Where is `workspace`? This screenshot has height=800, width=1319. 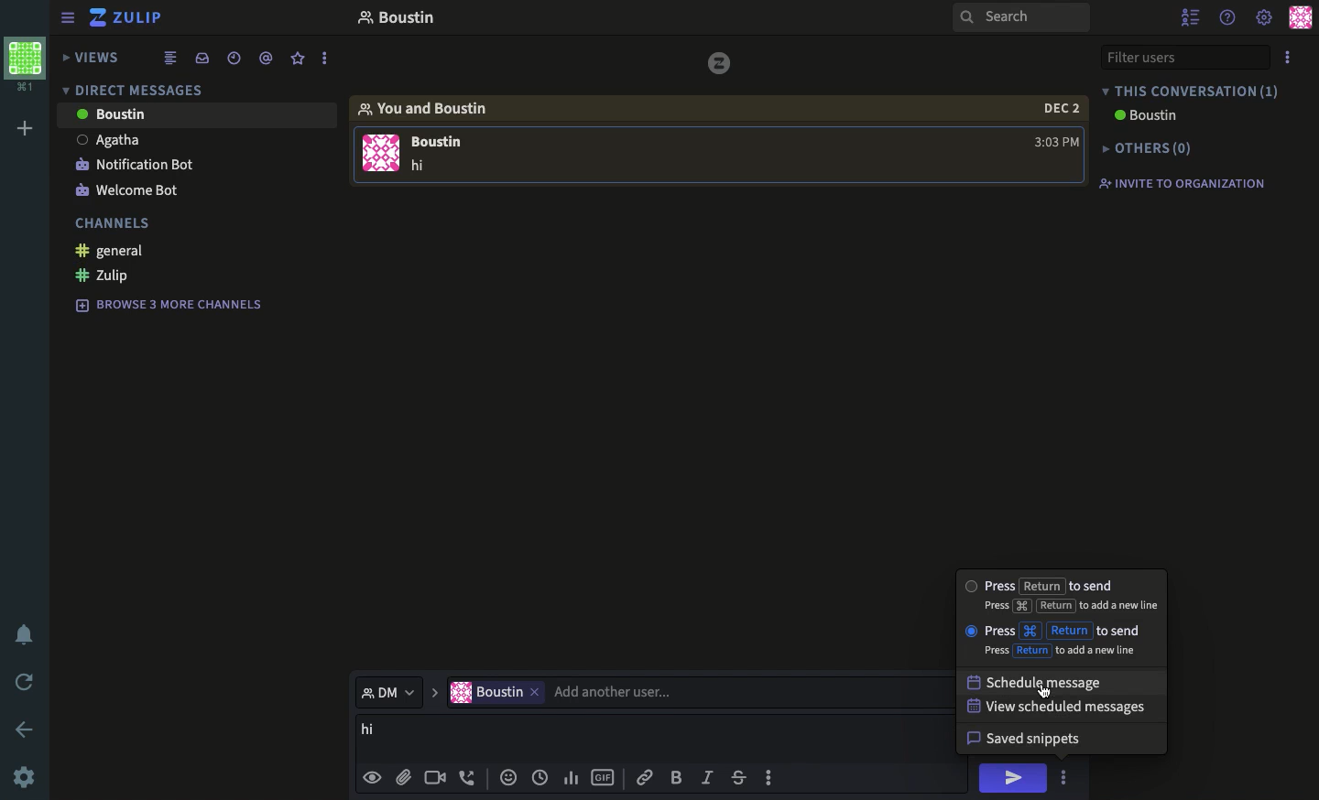
workspace is located at coordinates (25, 65).